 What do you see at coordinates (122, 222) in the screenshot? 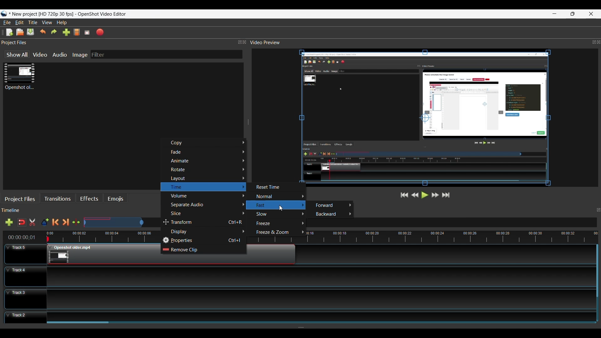
I see `Zoom Slide` at bounding box center [122, 222].